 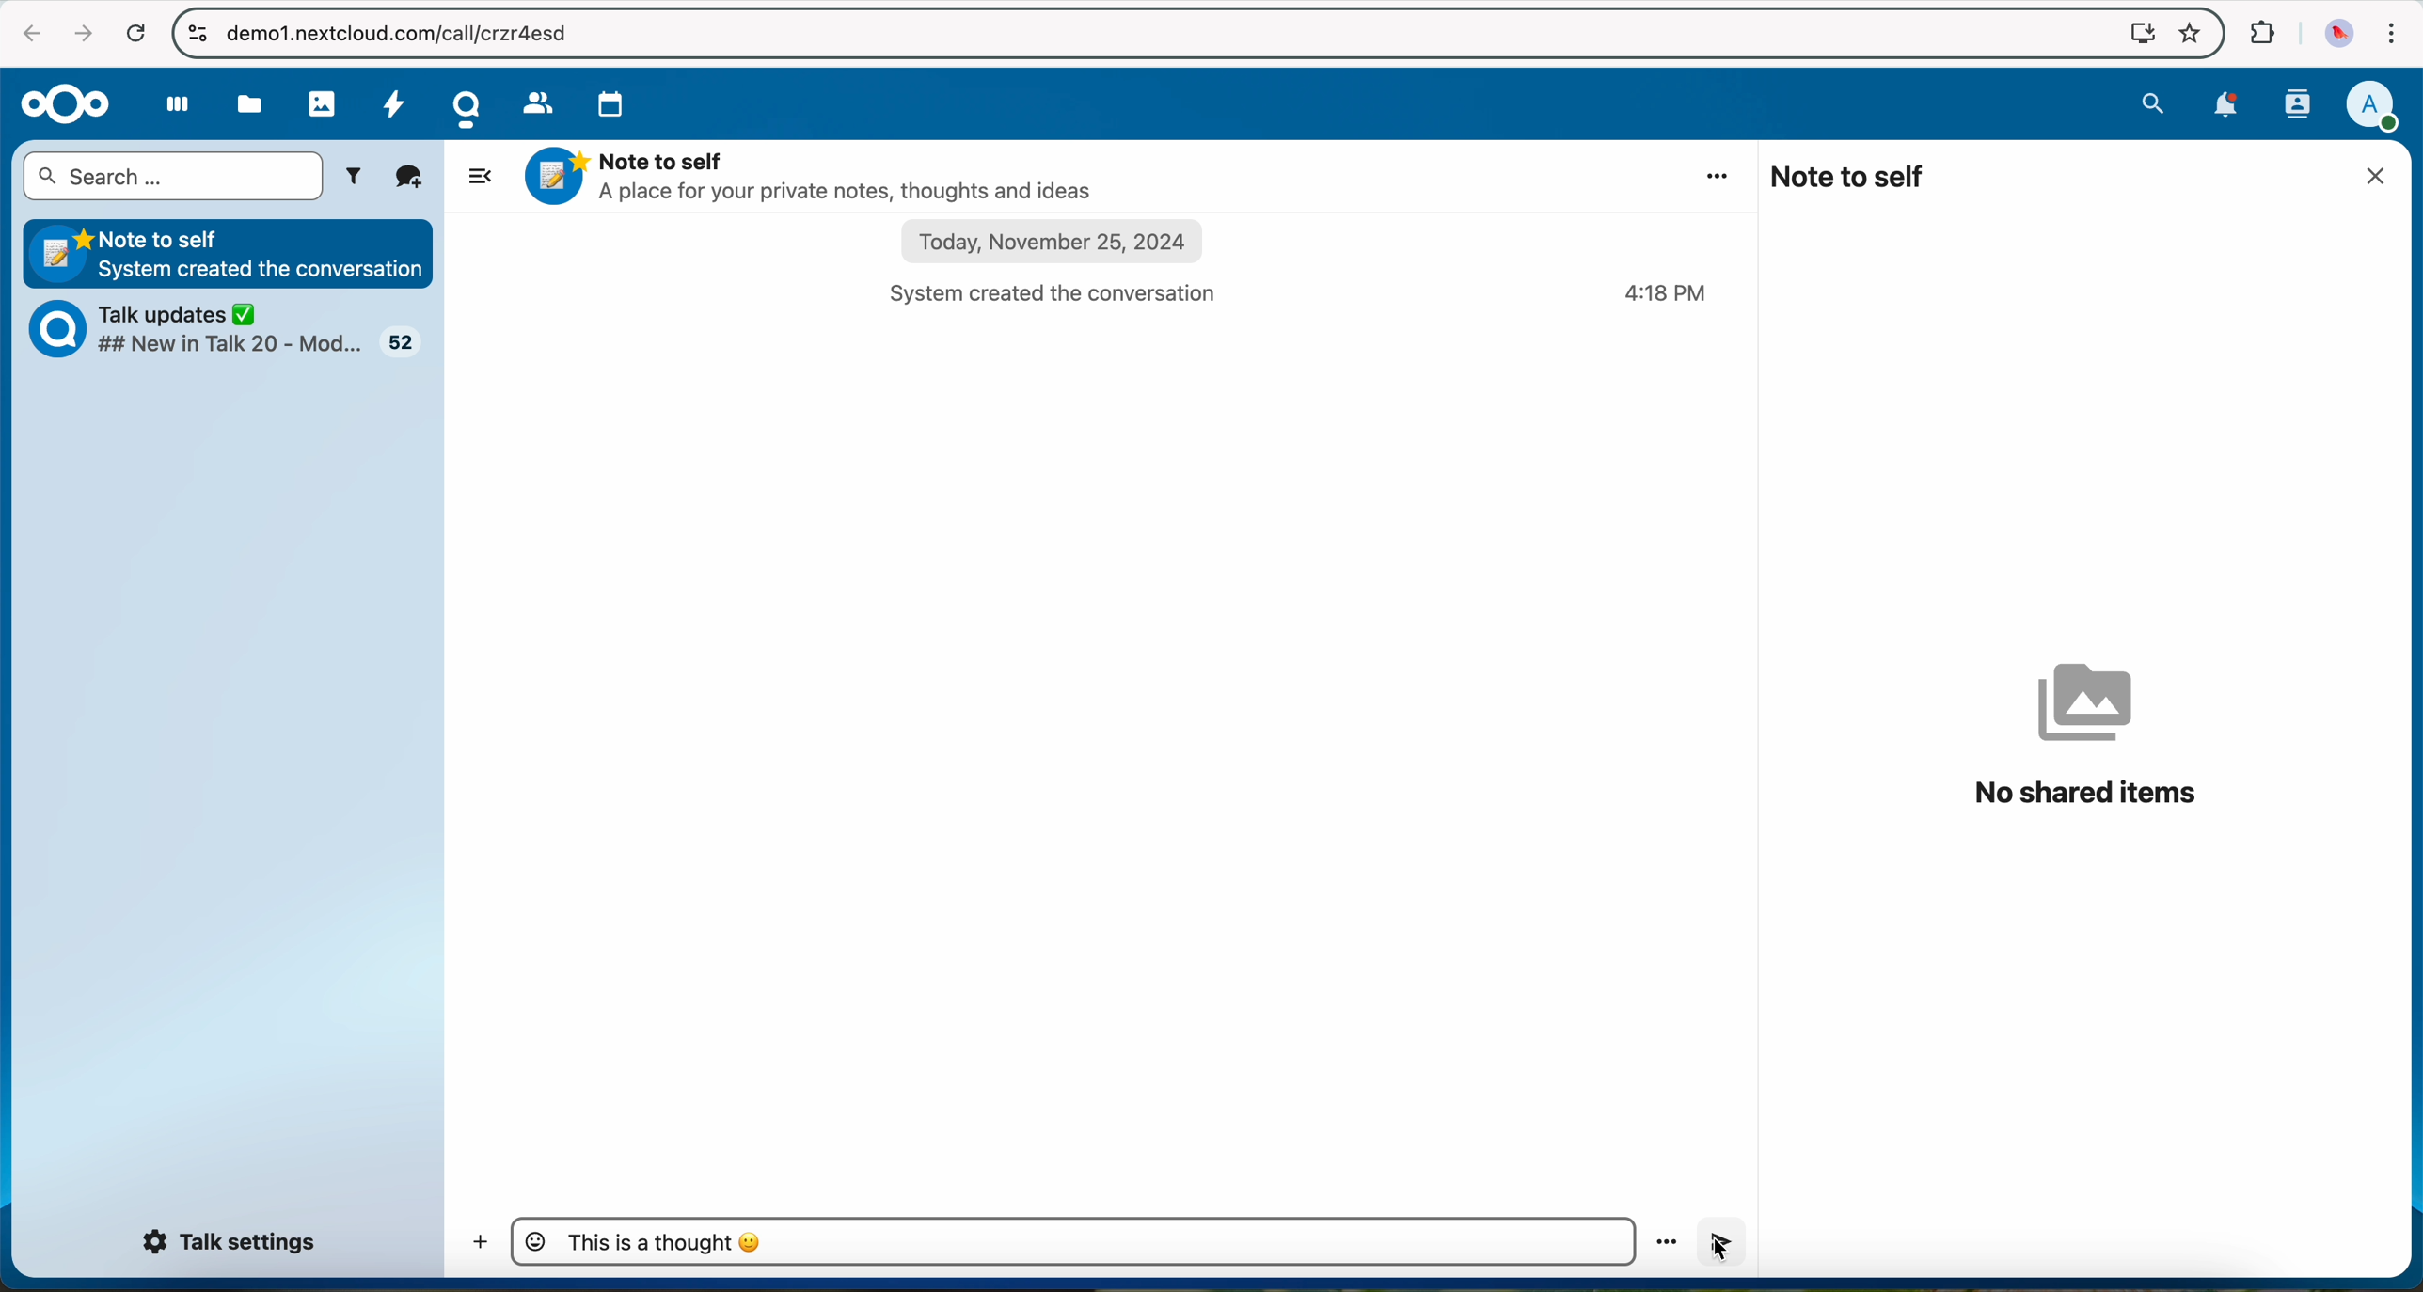 I want to click on search, so click(x=2153, y=103).